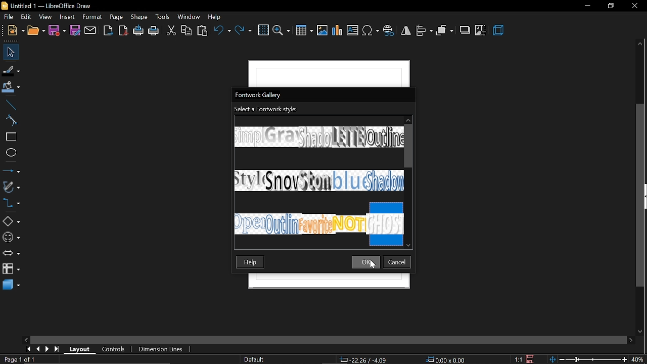 The width and height of the screenshot is (647, 364). Describe the element at coordinates (367, 261) in the screenshot. I see `ok` at that location.